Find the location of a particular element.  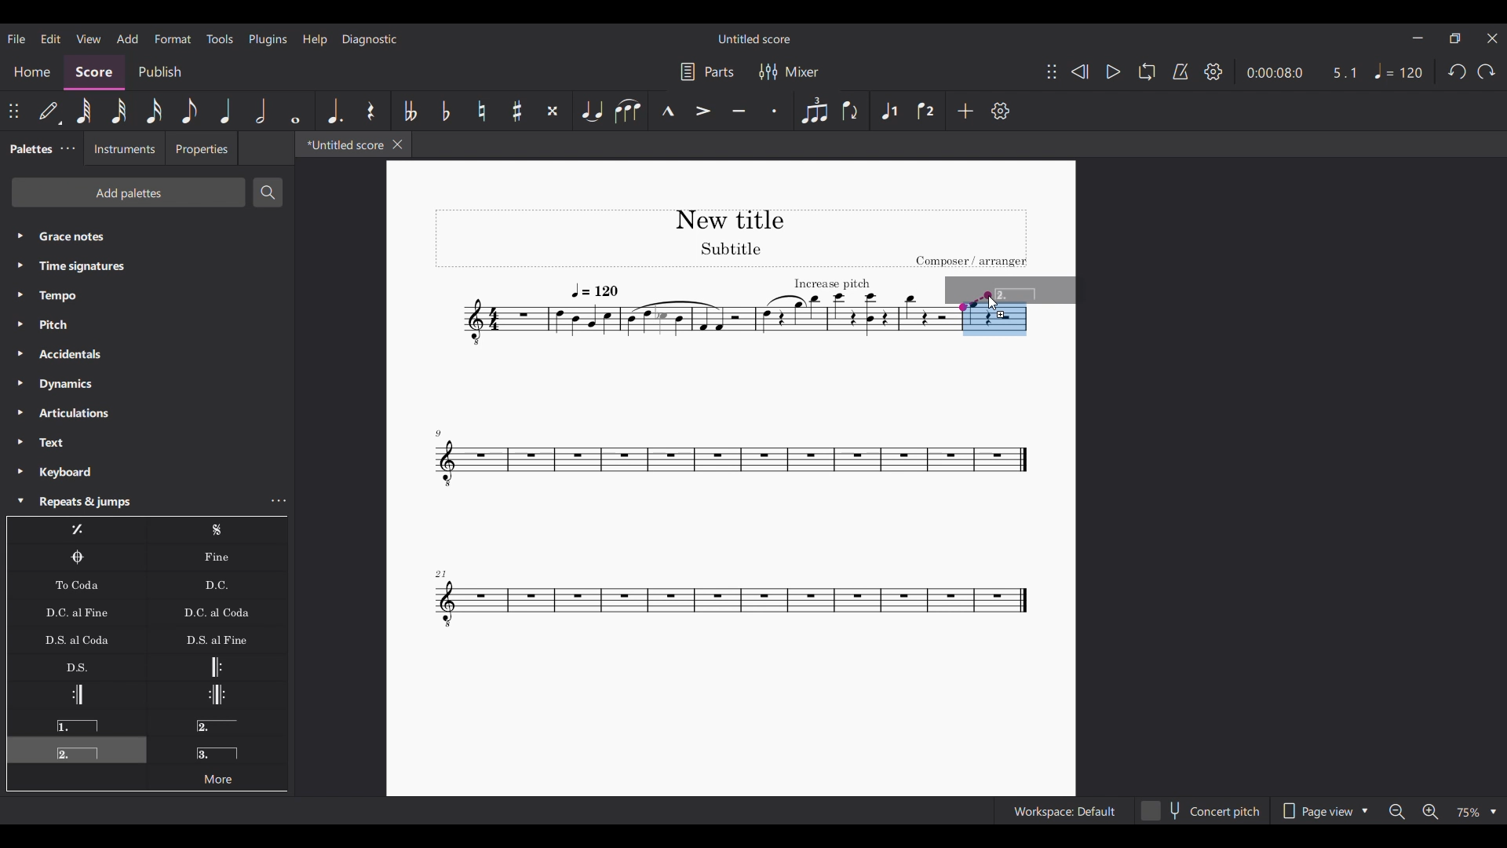

32nd note is located at coordinates (119, 111).